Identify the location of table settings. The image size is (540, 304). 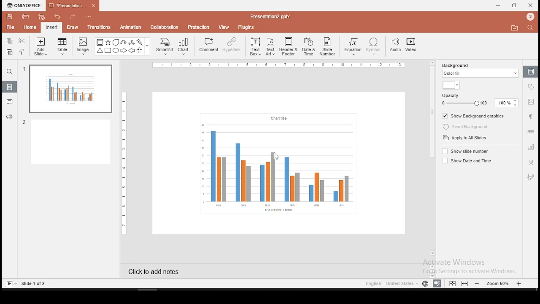
(530, 131).